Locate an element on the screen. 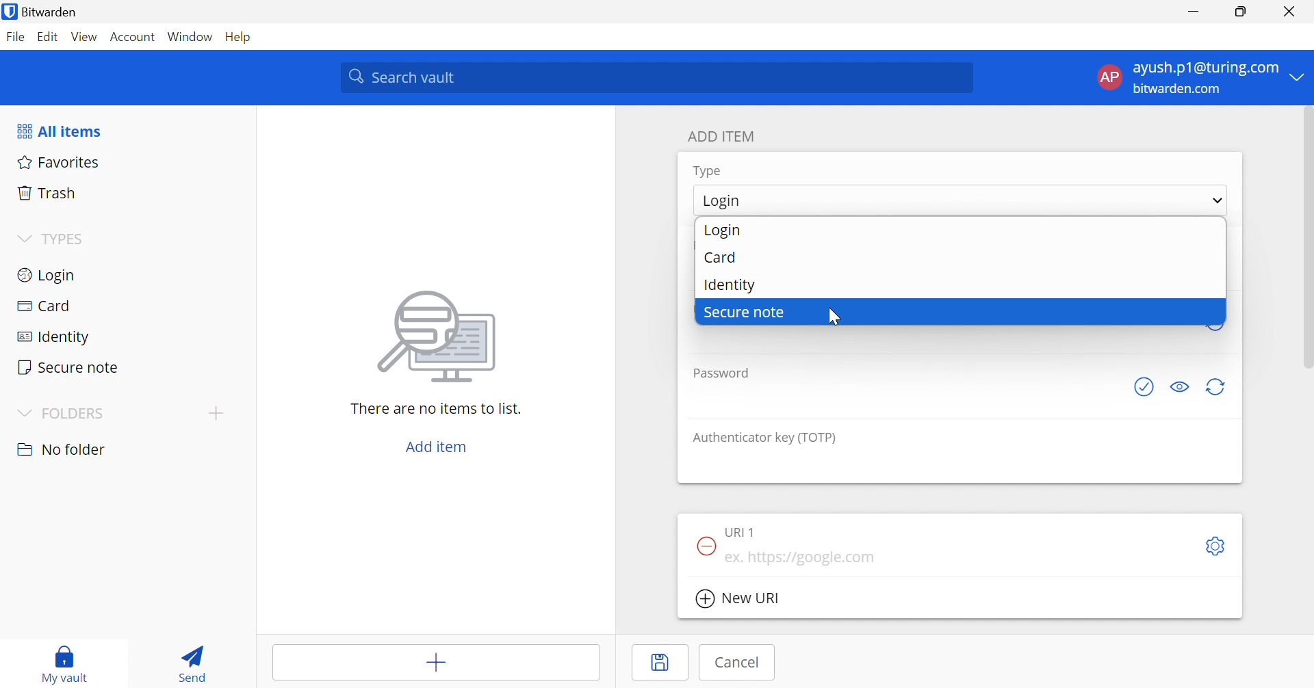  Identity is located at coordinates (960, 282).